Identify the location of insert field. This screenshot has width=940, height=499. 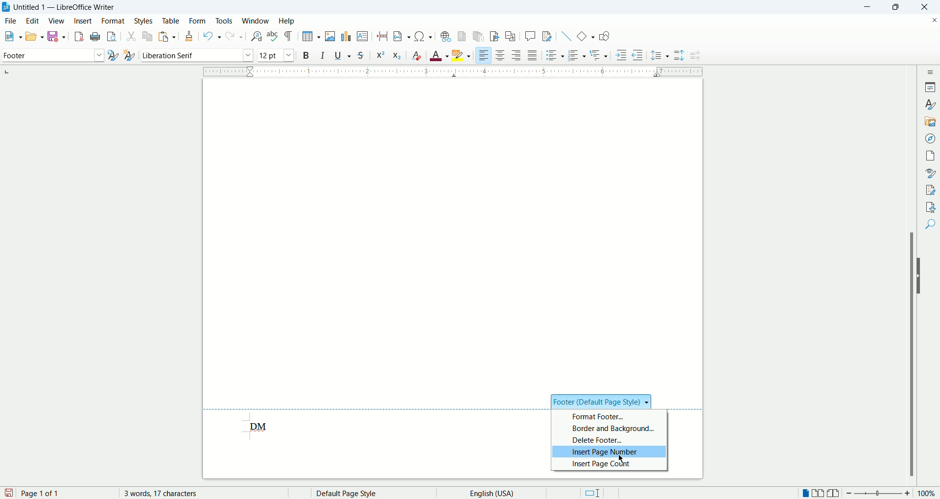
(401, 37).